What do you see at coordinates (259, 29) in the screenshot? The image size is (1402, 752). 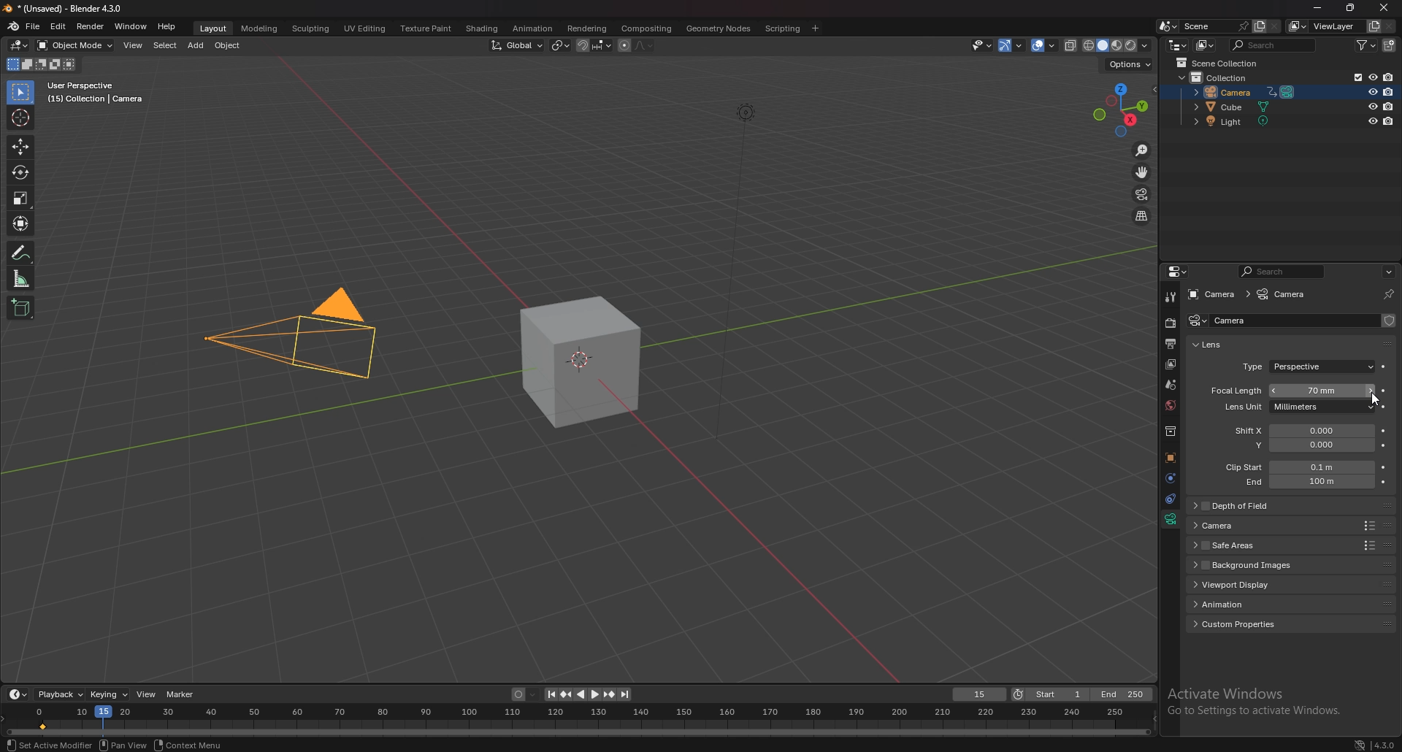 I see `modeling` at bounding box center [259, 29].